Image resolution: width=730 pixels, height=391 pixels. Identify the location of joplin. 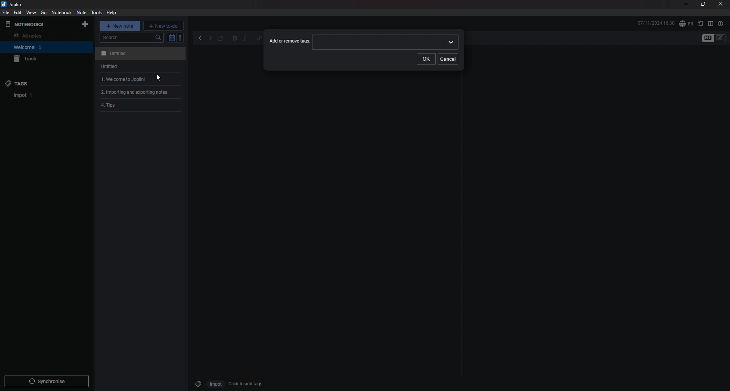
(13, 5).